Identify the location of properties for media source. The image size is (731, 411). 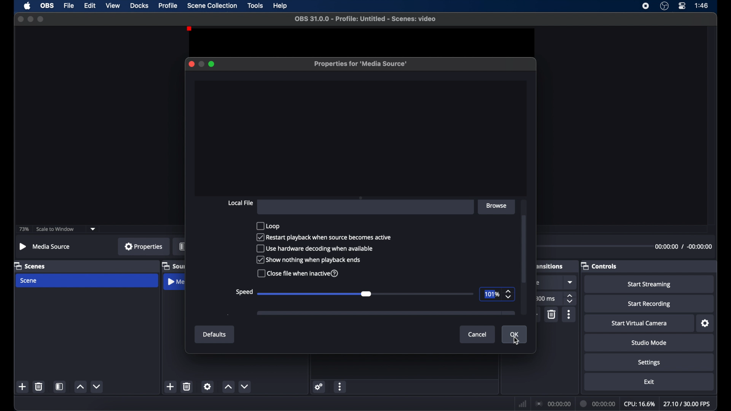
(361, 64).